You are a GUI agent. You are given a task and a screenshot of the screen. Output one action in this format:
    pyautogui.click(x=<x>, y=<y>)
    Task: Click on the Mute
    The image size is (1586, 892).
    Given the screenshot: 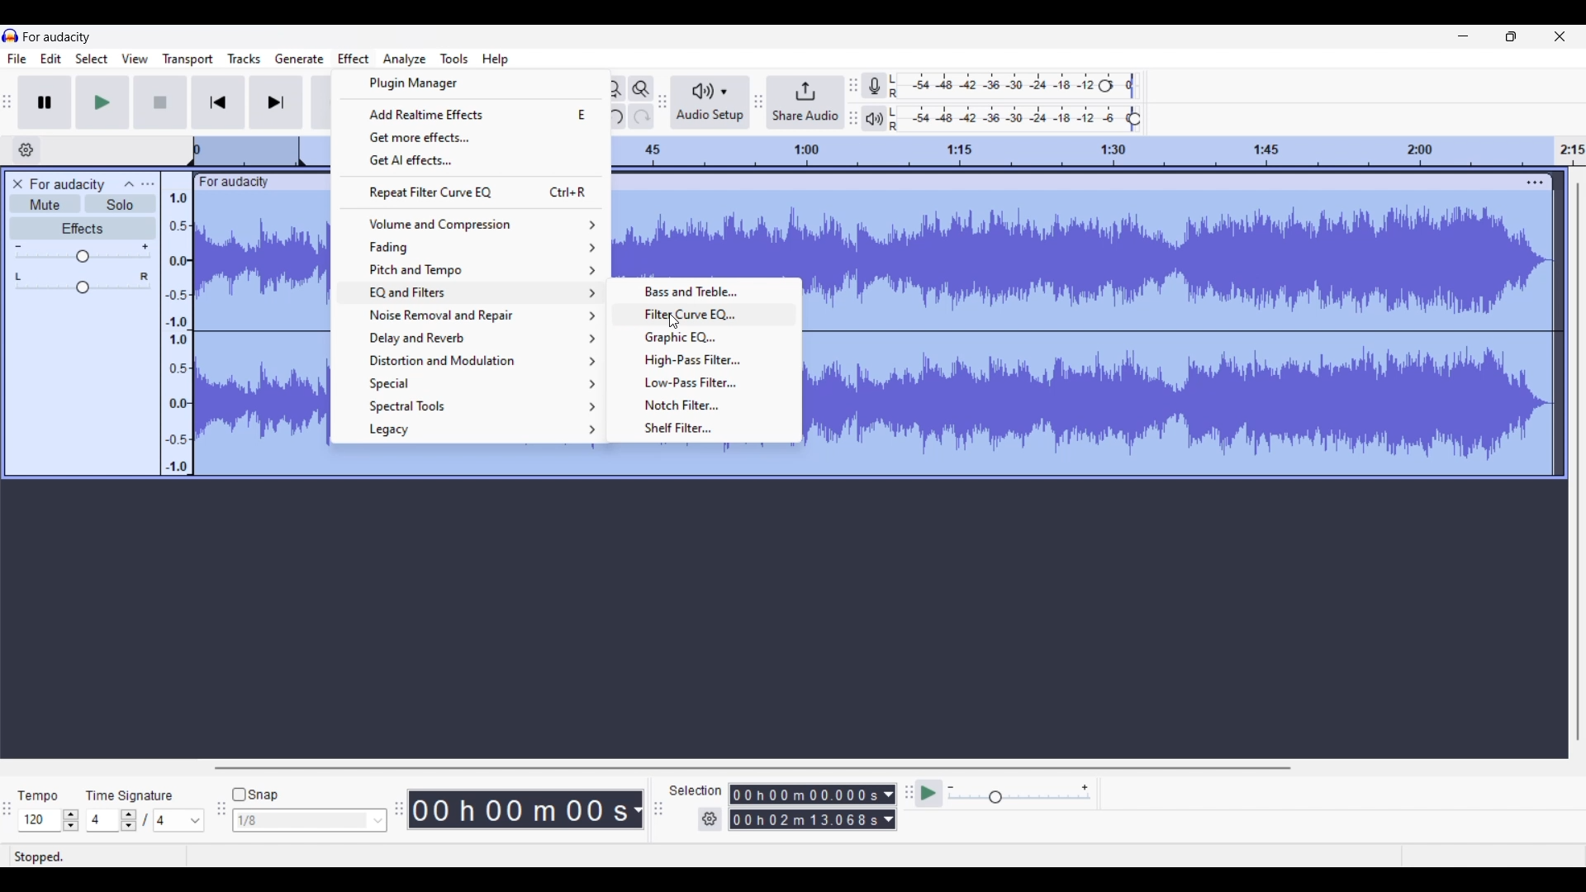 What is the action you would take?
    pyautogui.click(x=45, y=204)
    